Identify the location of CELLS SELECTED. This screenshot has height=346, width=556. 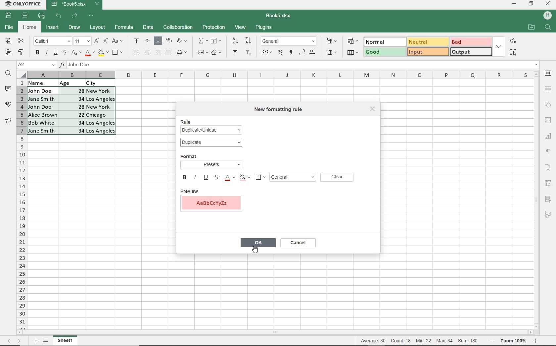
(72, 111).